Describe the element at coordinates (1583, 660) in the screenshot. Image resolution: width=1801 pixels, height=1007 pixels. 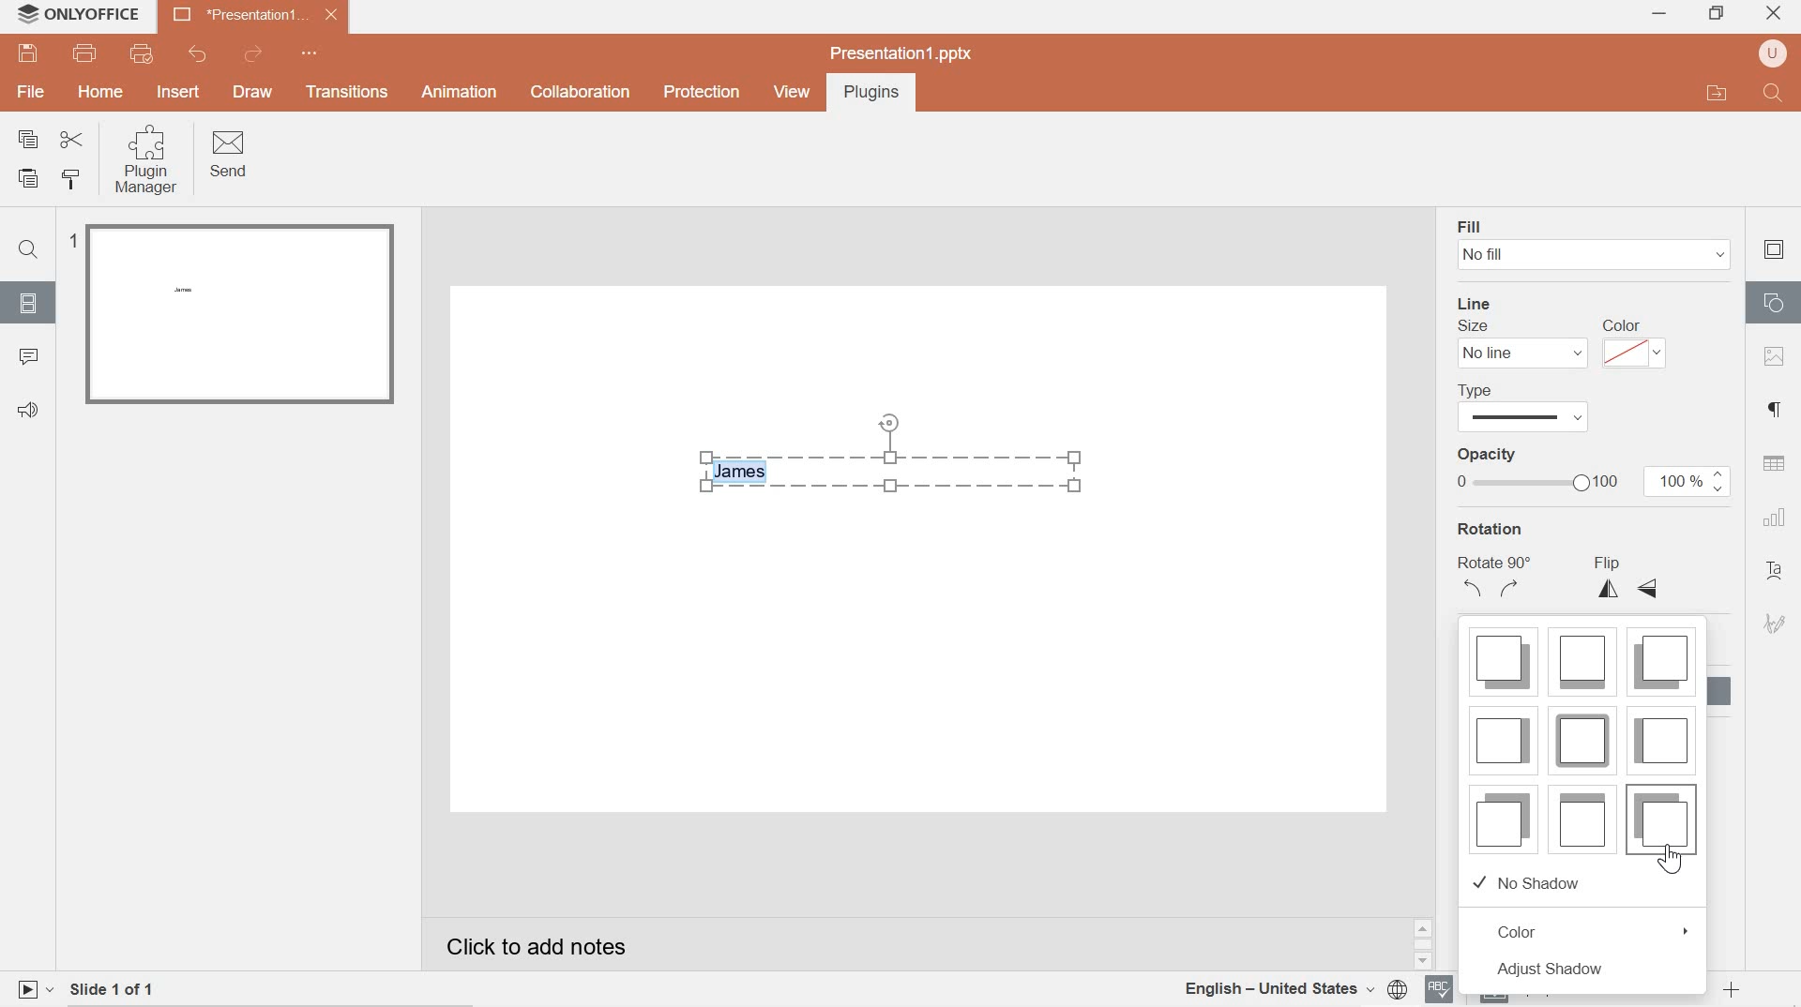
I see `shadow style` at that location.